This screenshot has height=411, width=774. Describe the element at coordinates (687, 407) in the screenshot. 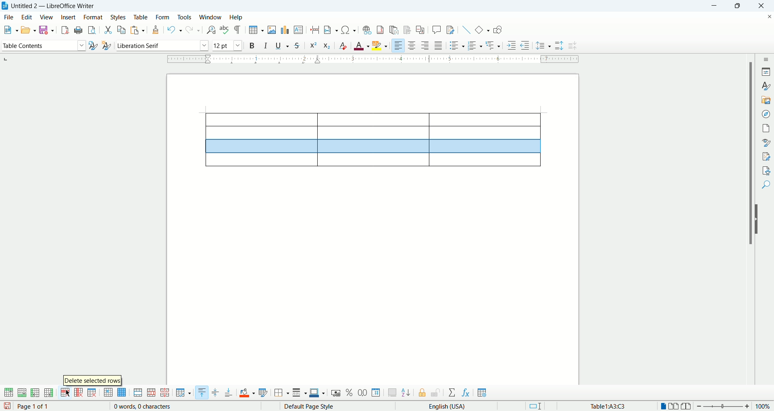

I see `bookview` at that location.